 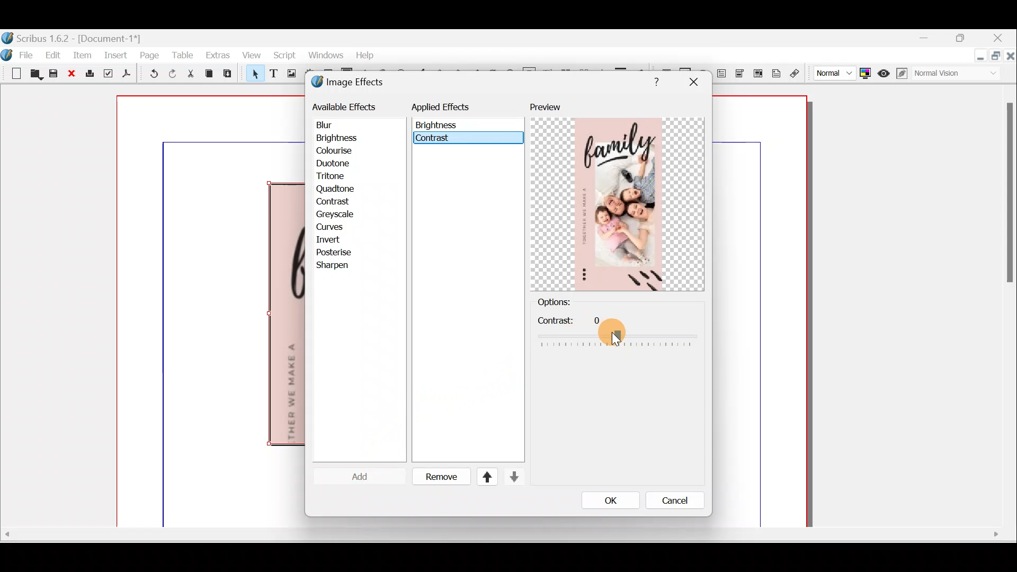 What do you see at coordinates (336, 190) in the screenshot?
I see `Quatone` at bounding box center [336, 190].